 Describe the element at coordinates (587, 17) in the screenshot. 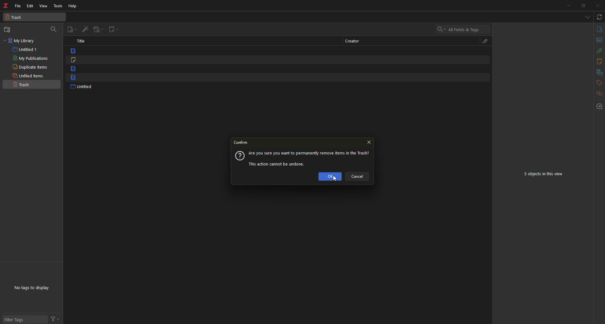

I see `tabs` at that location.